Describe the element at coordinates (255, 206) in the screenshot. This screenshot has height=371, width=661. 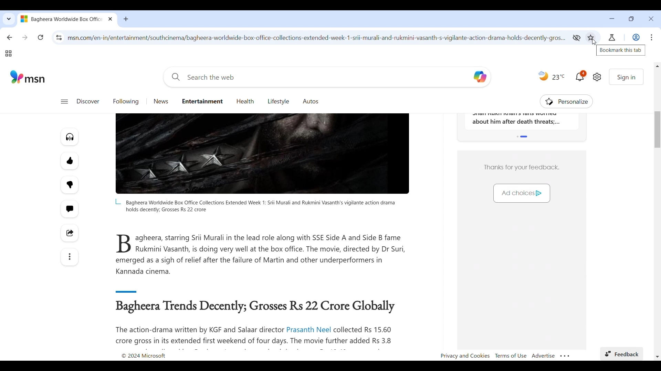
I see `Tag line of image` at that location.